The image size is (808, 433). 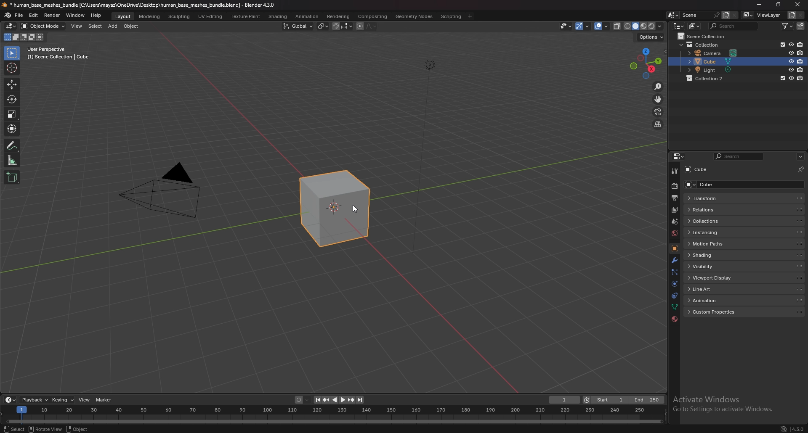 What do you see at coordinates (715, 290) in the screenshot?
I see `line art` at bounding box center [715, 290].